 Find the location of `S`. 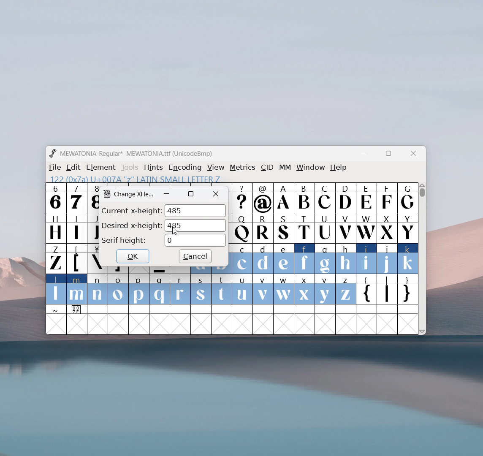

S is located at coordinates (284, 229).